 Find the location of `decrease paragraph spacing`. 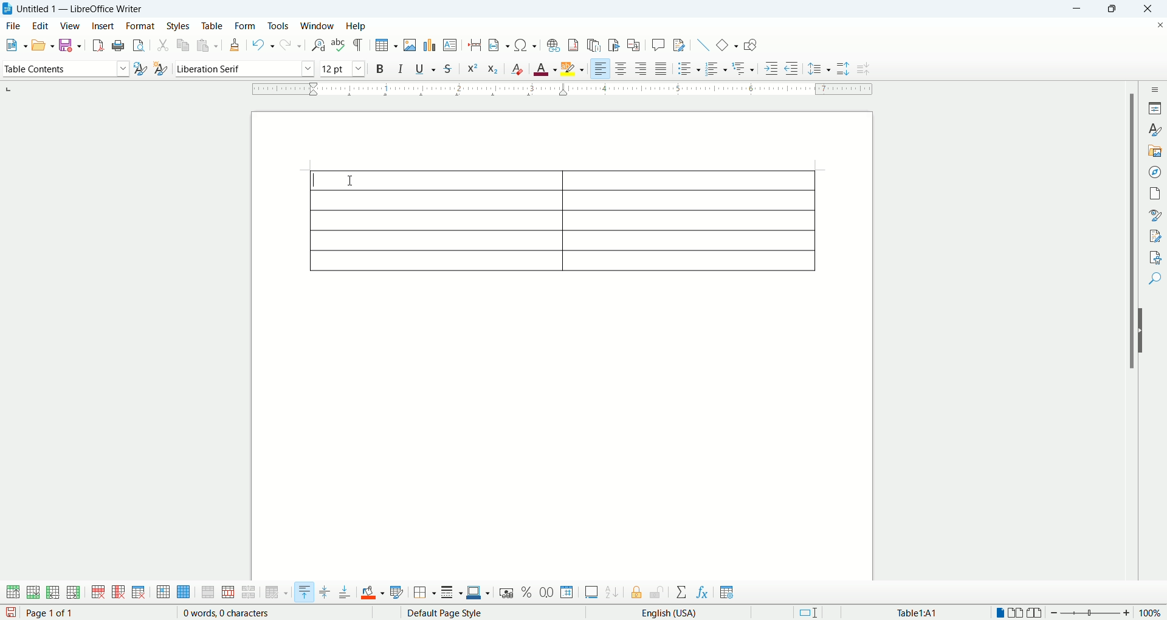

decrease paragraph spacing is located at coordinates (866, 69).